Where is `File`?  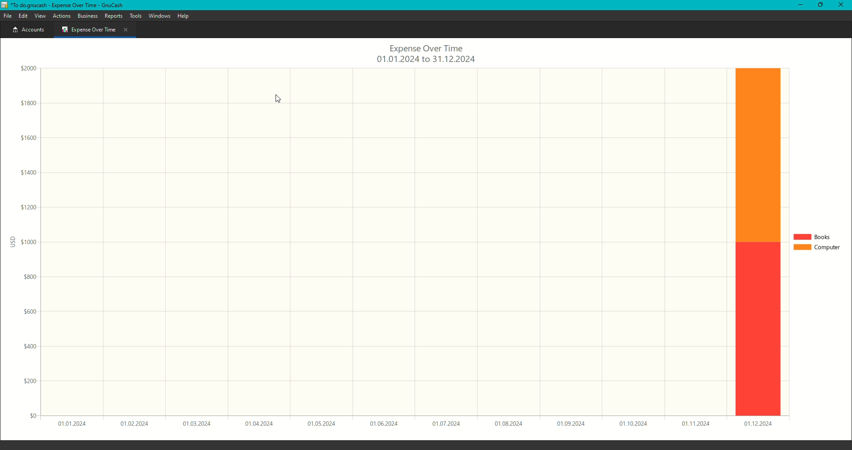 File is located at coordinates (8, 16).